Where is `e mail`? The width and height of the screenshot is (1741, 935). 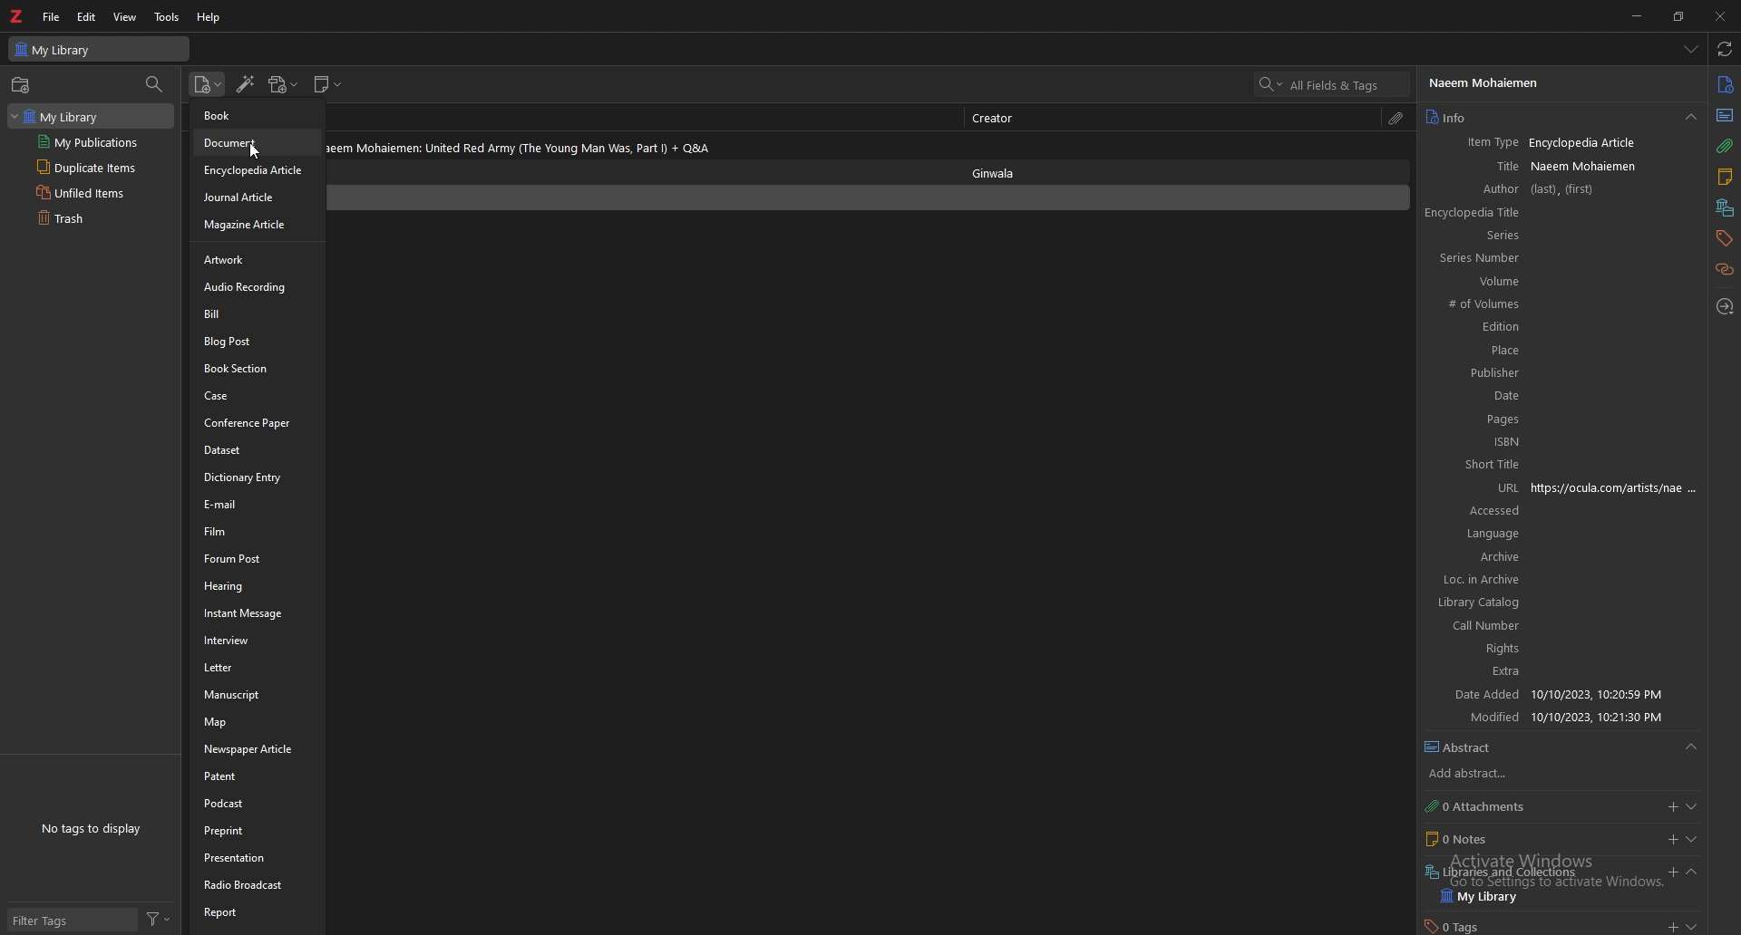 e mail is located at coordinates (258, 504).